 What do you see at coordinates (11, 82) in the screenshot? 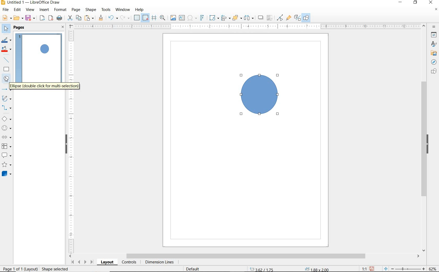
I see `CURSOR` at bounding box center [11, 82].